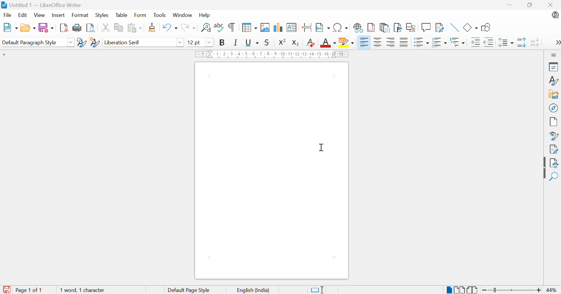 Image resolution: width=561 pixels, height=294 pixels. Describe the element at coordinates (79, 28) in the screenshot. I see `Print` at that location.